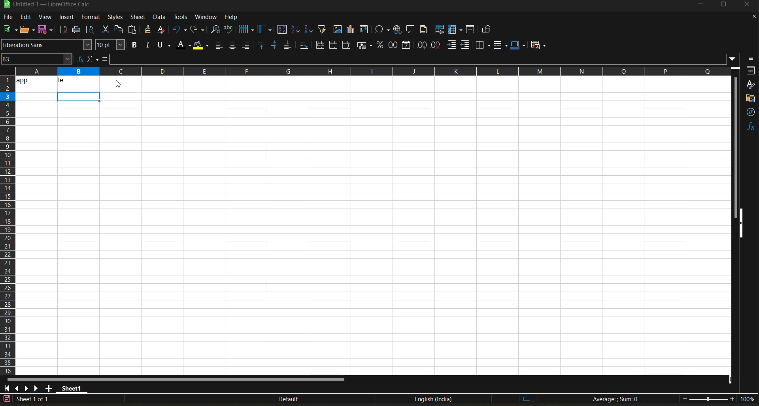 This screenshot has width=759, height=406. I want to click on borders, so click(483, 45).